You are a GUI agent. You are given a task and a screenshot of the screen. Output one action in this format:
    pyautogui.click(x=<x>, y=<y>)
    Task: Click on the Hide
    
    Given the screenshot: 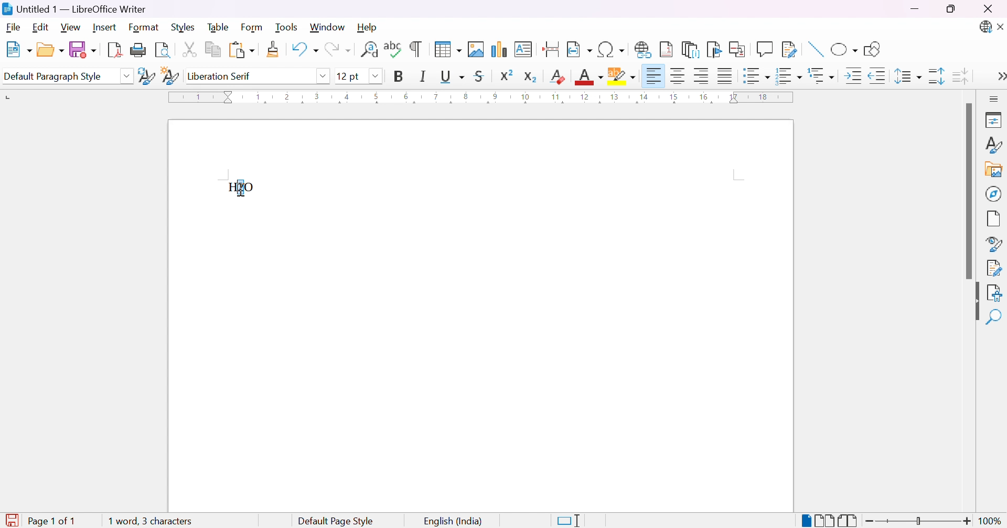 What is the action you would take?
    pyautogui.click(x=972, y=303)
    